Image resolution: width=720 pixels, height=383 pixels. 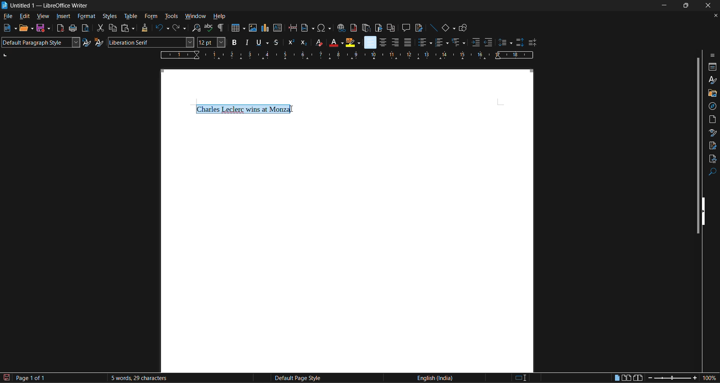 What do you see at coordinates (712, 94) in the screenshot?
I see `gallery` at bounding box center [712, 94].